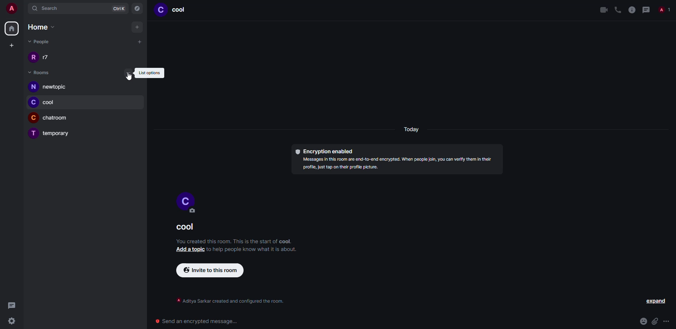  Describe the element at coordinates (55, 116) in the screenshot. I see `chatroom` at that location.